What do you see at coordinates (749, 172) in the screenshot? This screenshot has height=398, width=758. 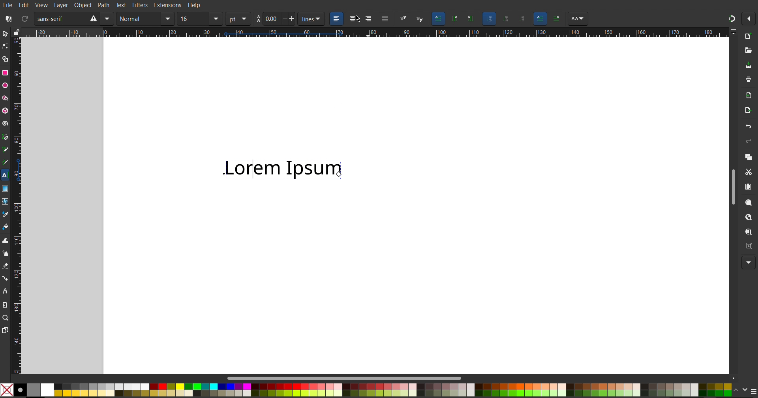 I see `Cut` at bounding box center [749, 172].